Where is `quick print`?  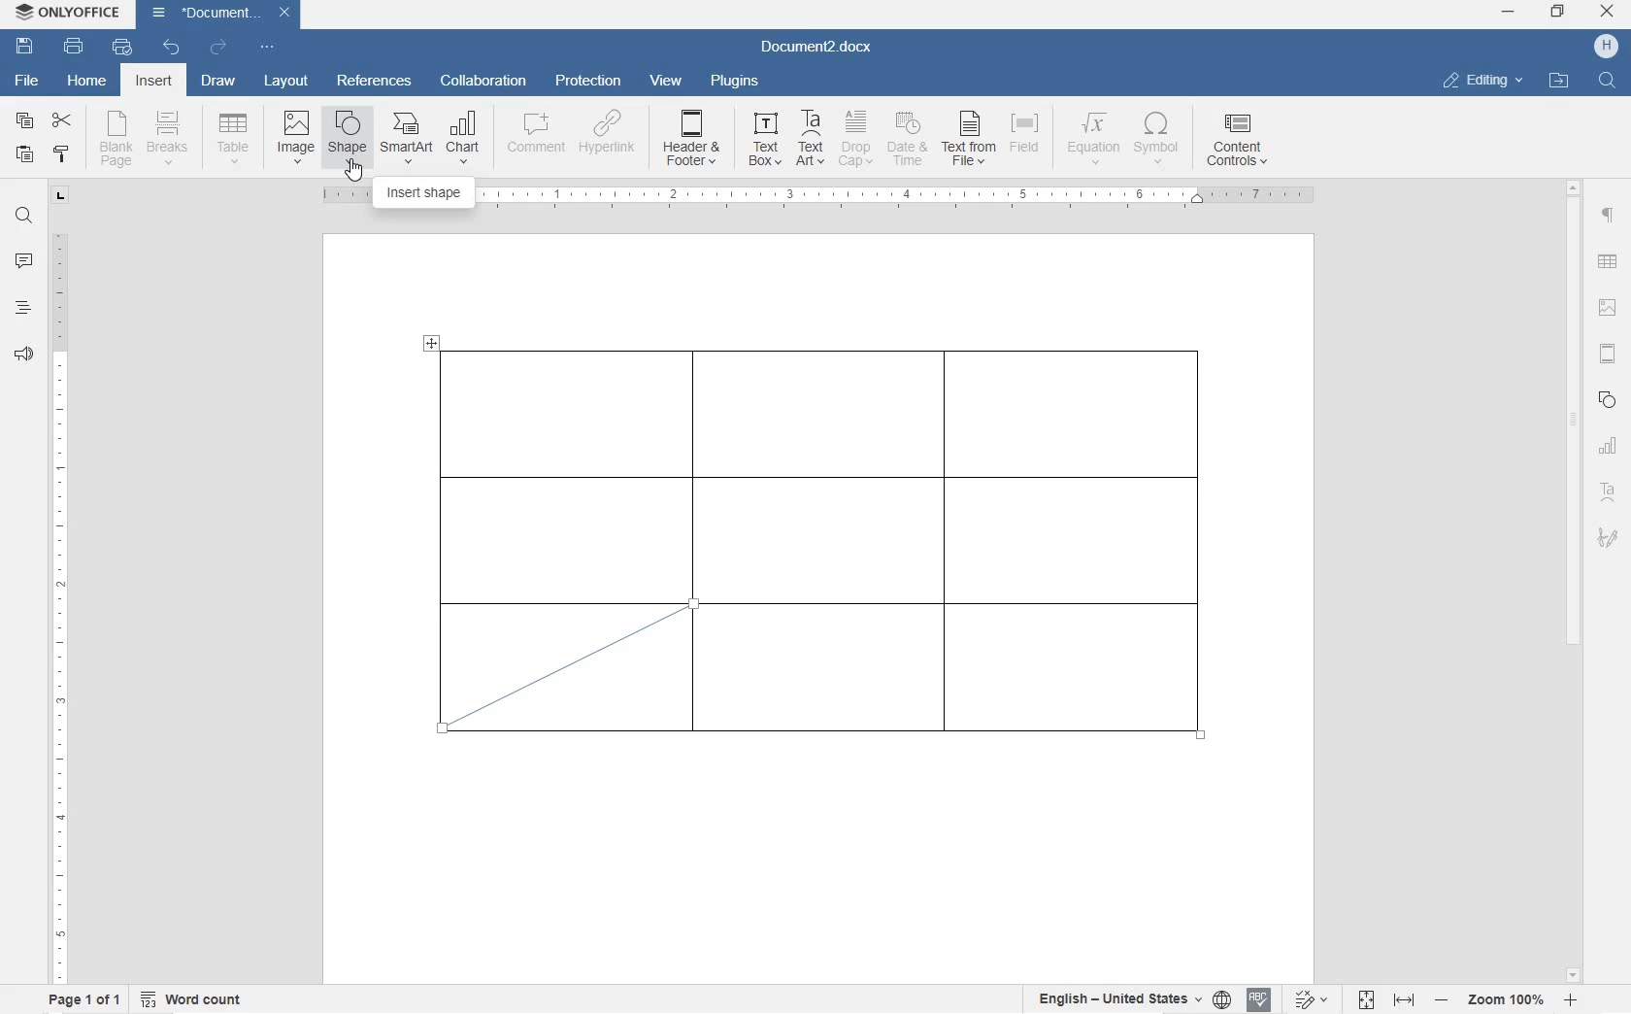 quick print is located at coordinates (122, 47).